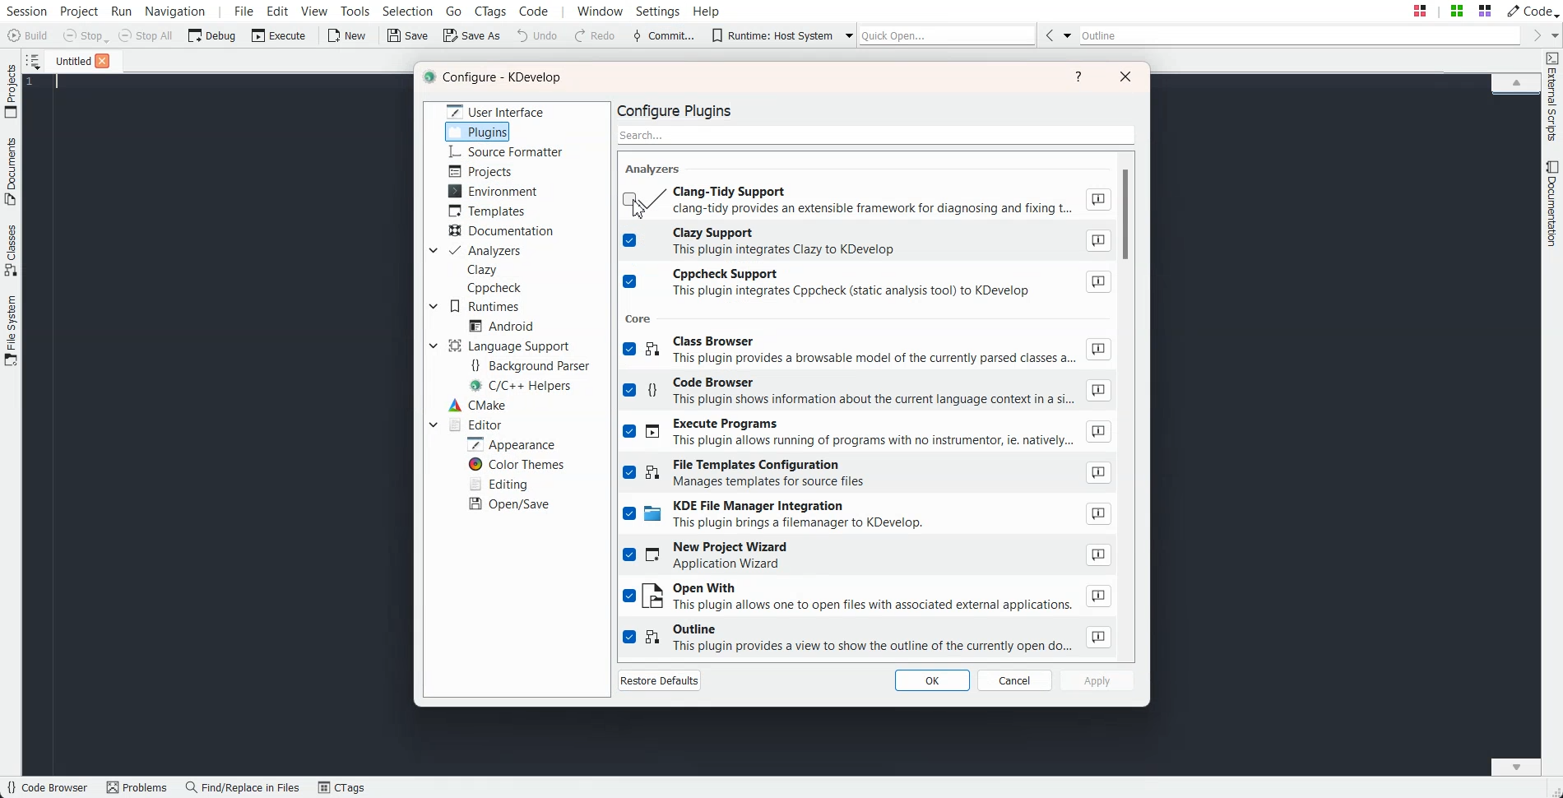 Image resolution: width=1563 pixels, height=798 pixels. I want to click on New, so click(346, 35).